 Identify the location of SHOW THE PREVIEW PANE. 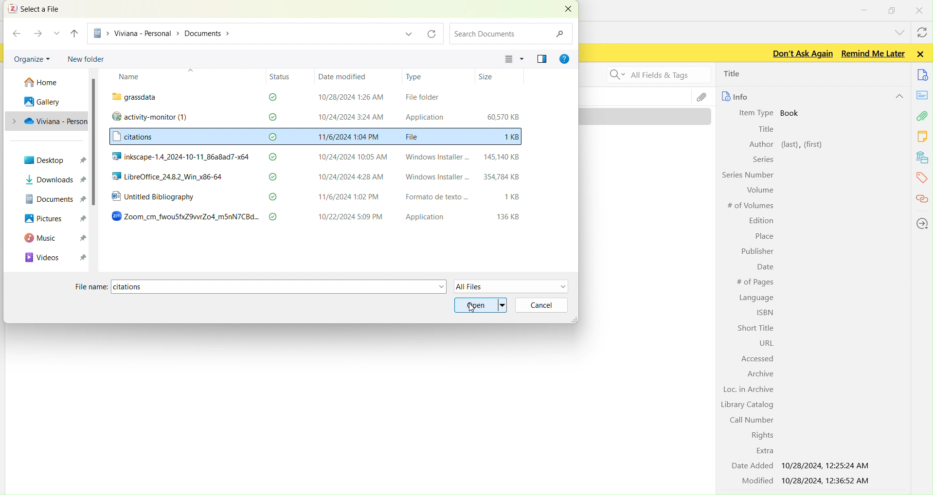
(542, 58).